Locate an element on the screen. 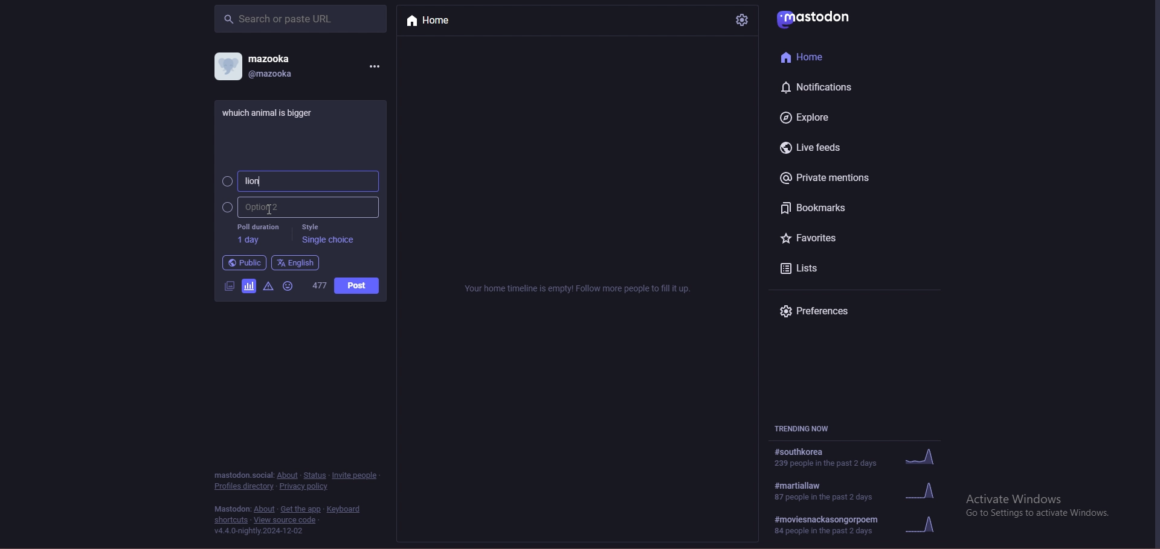 This screenshot has width=1160, height=549. View source code is located at coordinates (289, 520).